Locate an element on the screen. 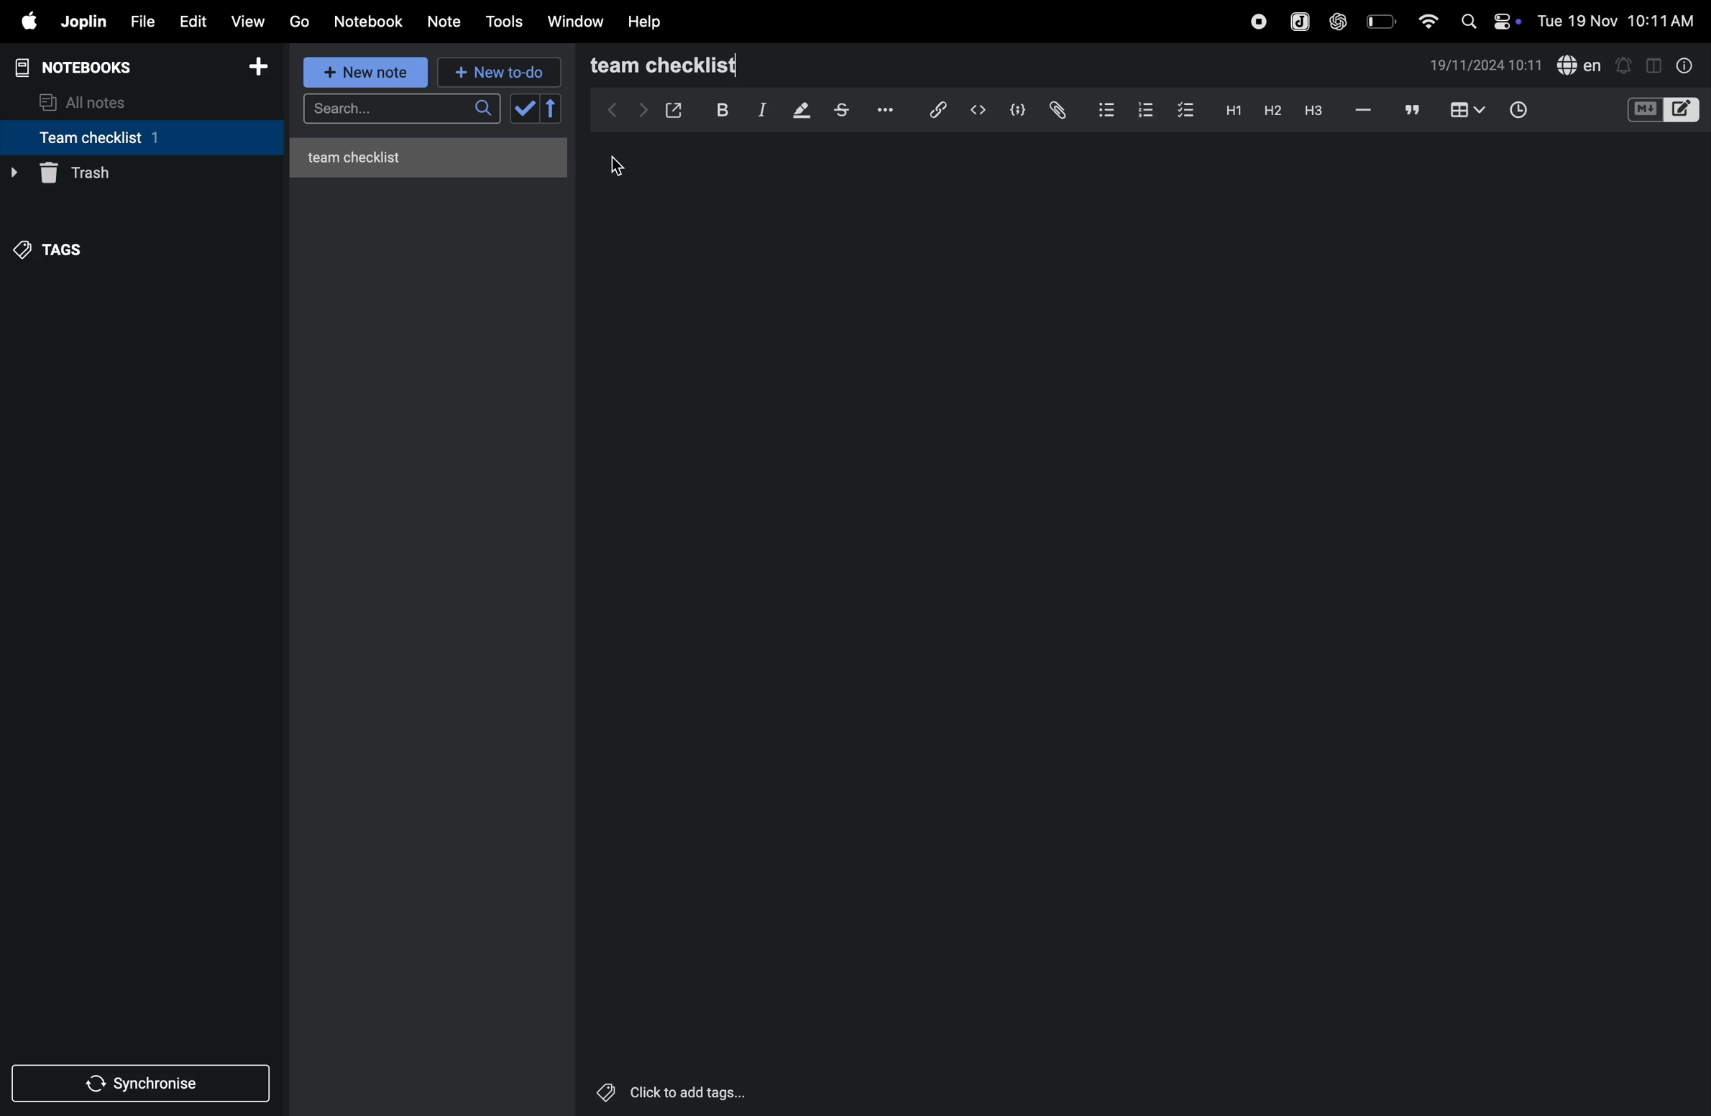 The width and height of the screenshot is (1711, 1116). strike through is located at coordinates (841, 110).